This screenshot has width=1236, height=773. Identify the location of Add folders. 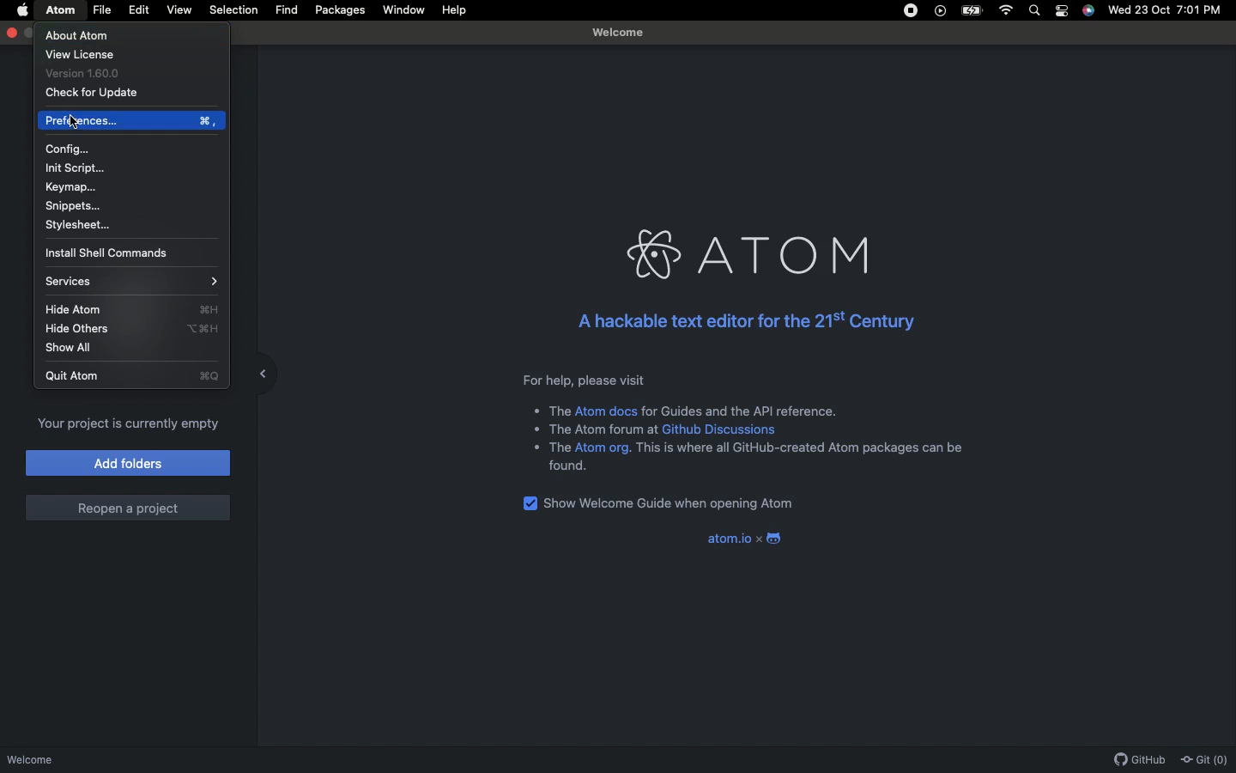
(130, 463).